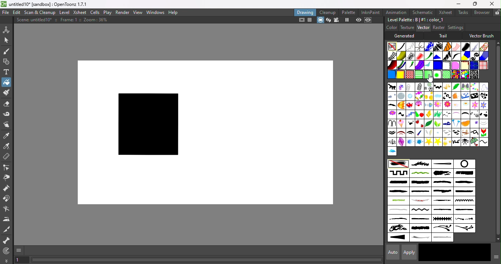  What do you see at coordinates (439, 28) in the screenshot?
I see `Raster` at bounding box center [439, 28].